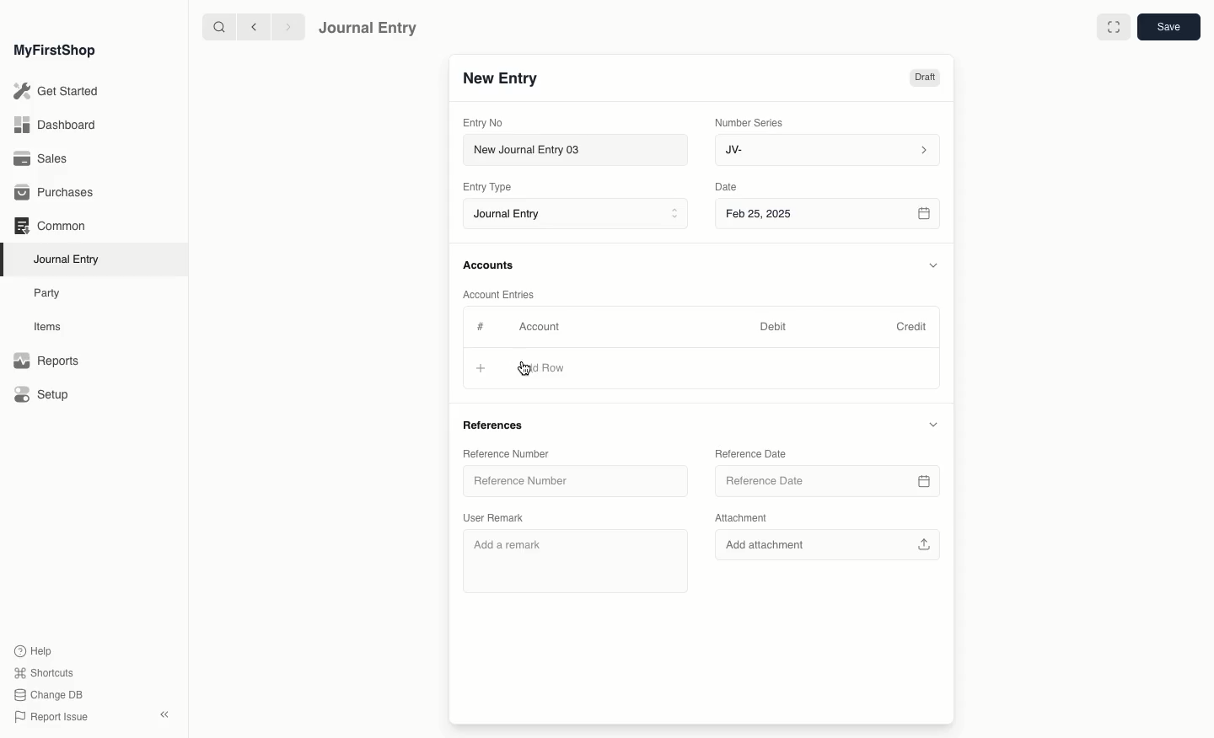 The height and width of the screenshot is (738, 1214). I want to click on Attachment, so click(741, 518).